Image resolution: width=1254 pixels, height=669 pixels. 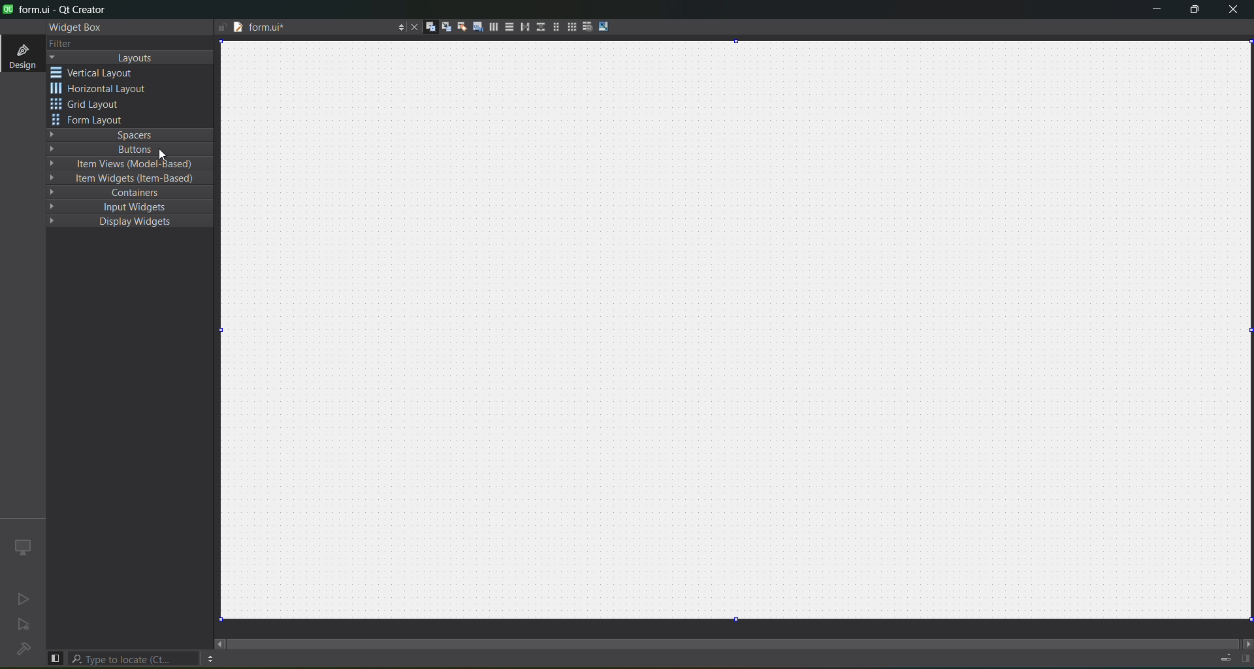 I want to click on layout, so click(x=133, y=58).